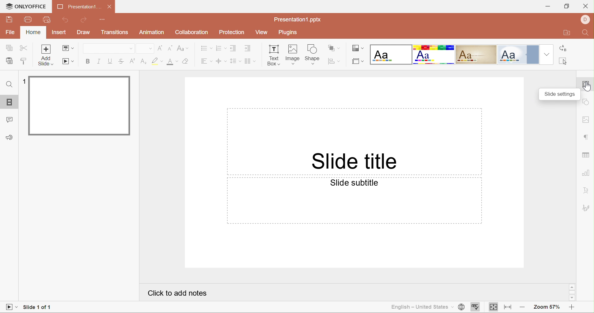 The height and width of the screenshot is (313, 594). I want to click on table settings, so click(586, 154).